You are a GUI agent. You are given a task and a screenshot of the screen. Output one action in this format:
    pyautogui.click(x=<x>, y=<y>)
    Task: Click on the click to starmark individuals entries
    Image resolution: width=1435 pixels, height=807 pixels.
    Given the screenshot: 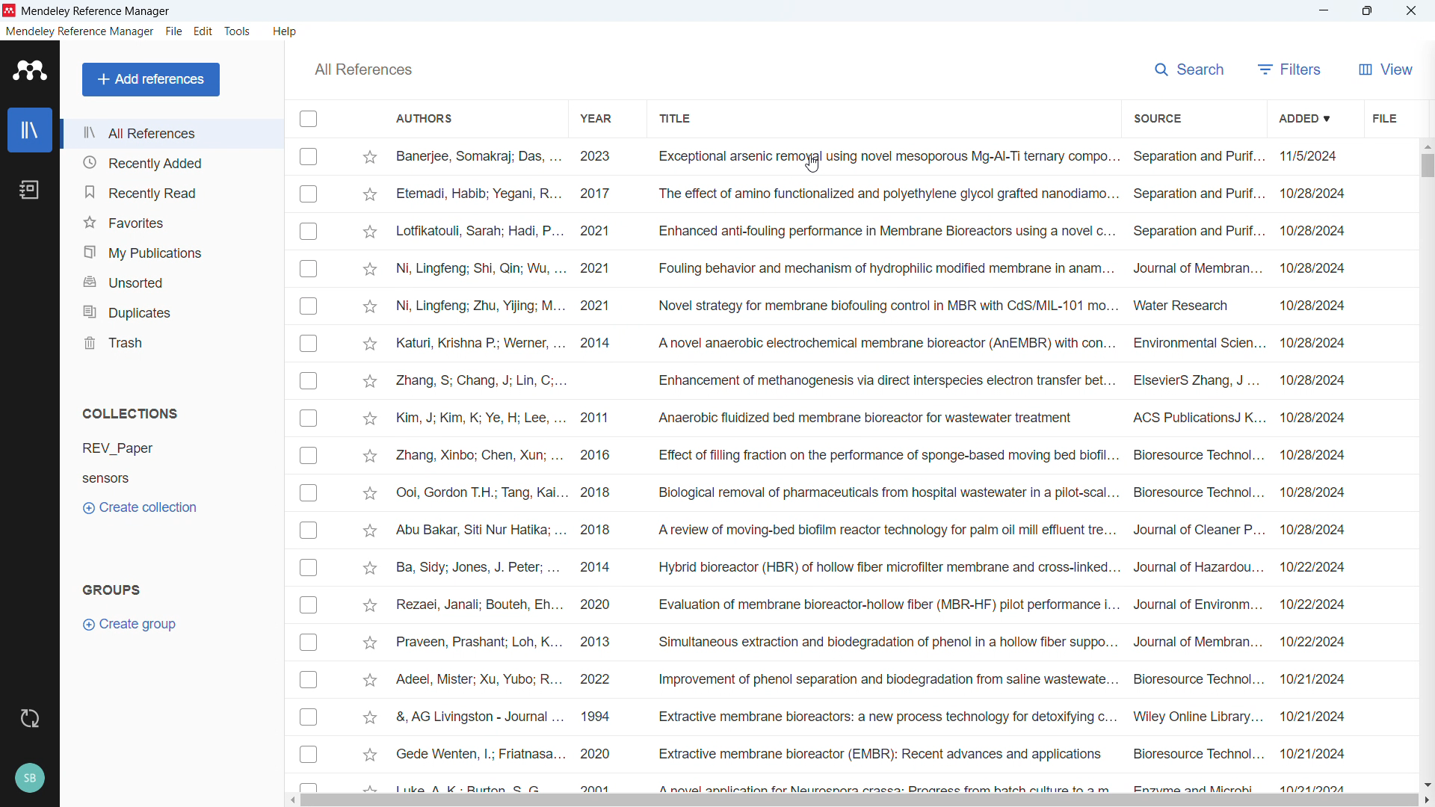 What is the action you would take?
    pyautogui.click(x=369, y=683)
    